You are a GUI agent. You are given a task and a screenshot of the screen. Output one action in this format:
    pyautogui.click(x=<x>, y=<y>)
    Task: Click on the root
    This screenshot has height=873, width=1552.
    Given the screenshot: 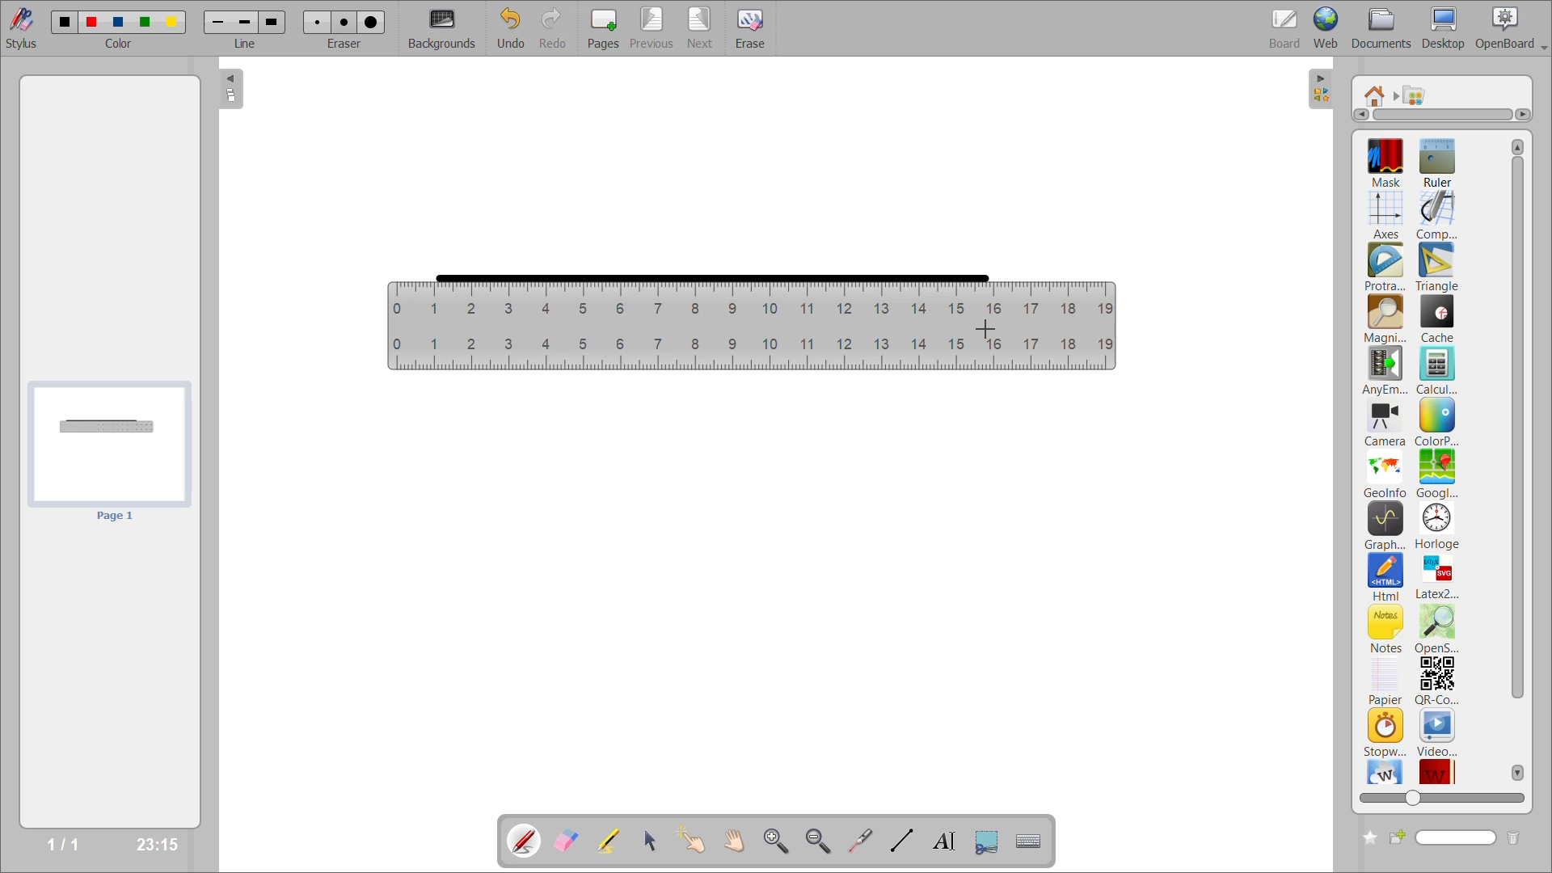 What is the action you would take?
    pyautogui.click(x=1377, y=95)
    